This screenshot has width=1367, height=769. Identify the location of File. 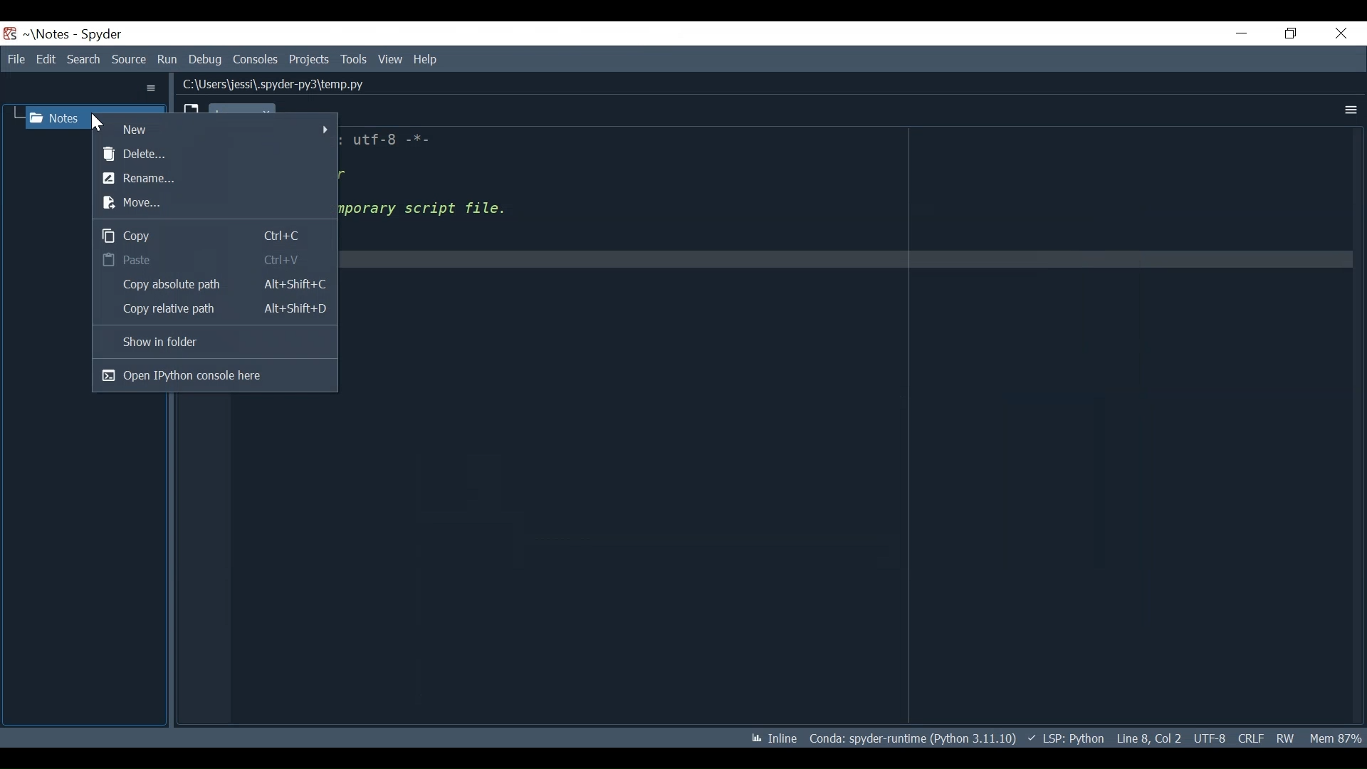
(15, 59).